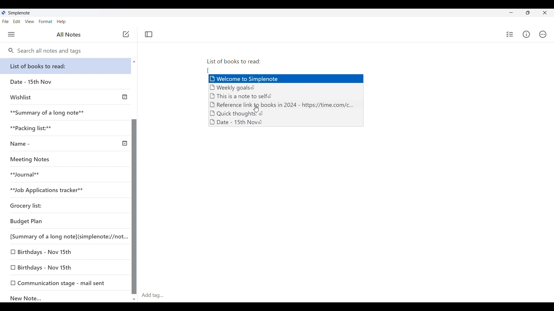 The width and height of the screenshot is (554, 311). I want to click on List of books to read:, so click(237, 63).